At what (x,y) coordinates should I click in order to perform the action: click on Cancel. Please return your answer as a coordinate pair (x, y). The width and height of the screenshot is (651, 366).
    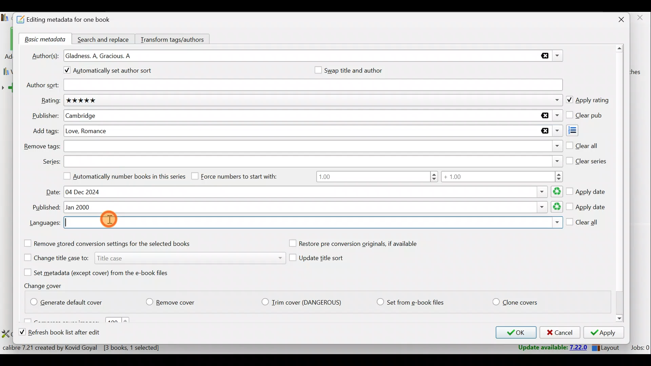
    Looking at the image, I should click on (559, 333).